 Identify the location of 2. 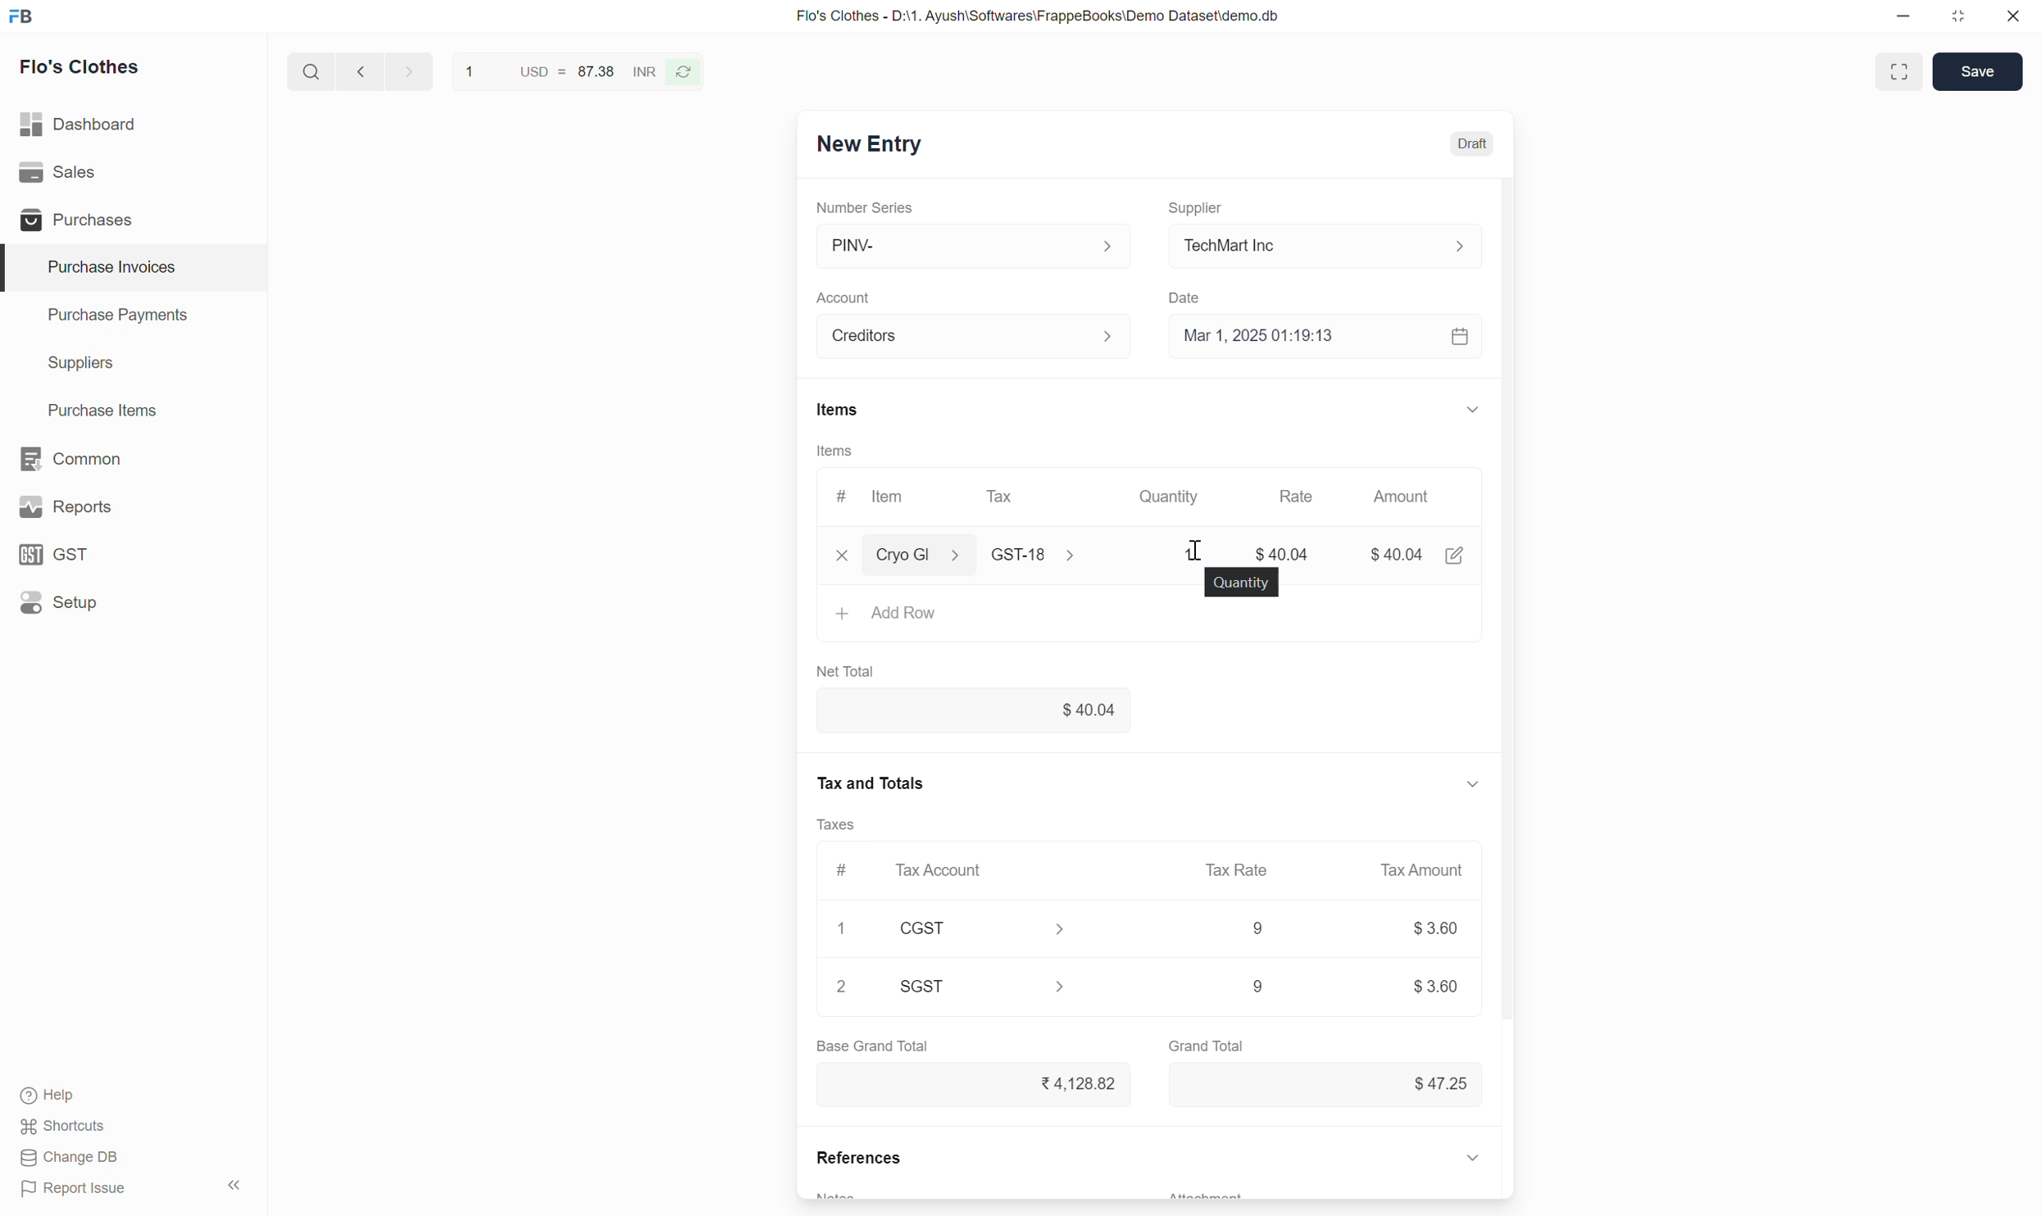
(843, 987).